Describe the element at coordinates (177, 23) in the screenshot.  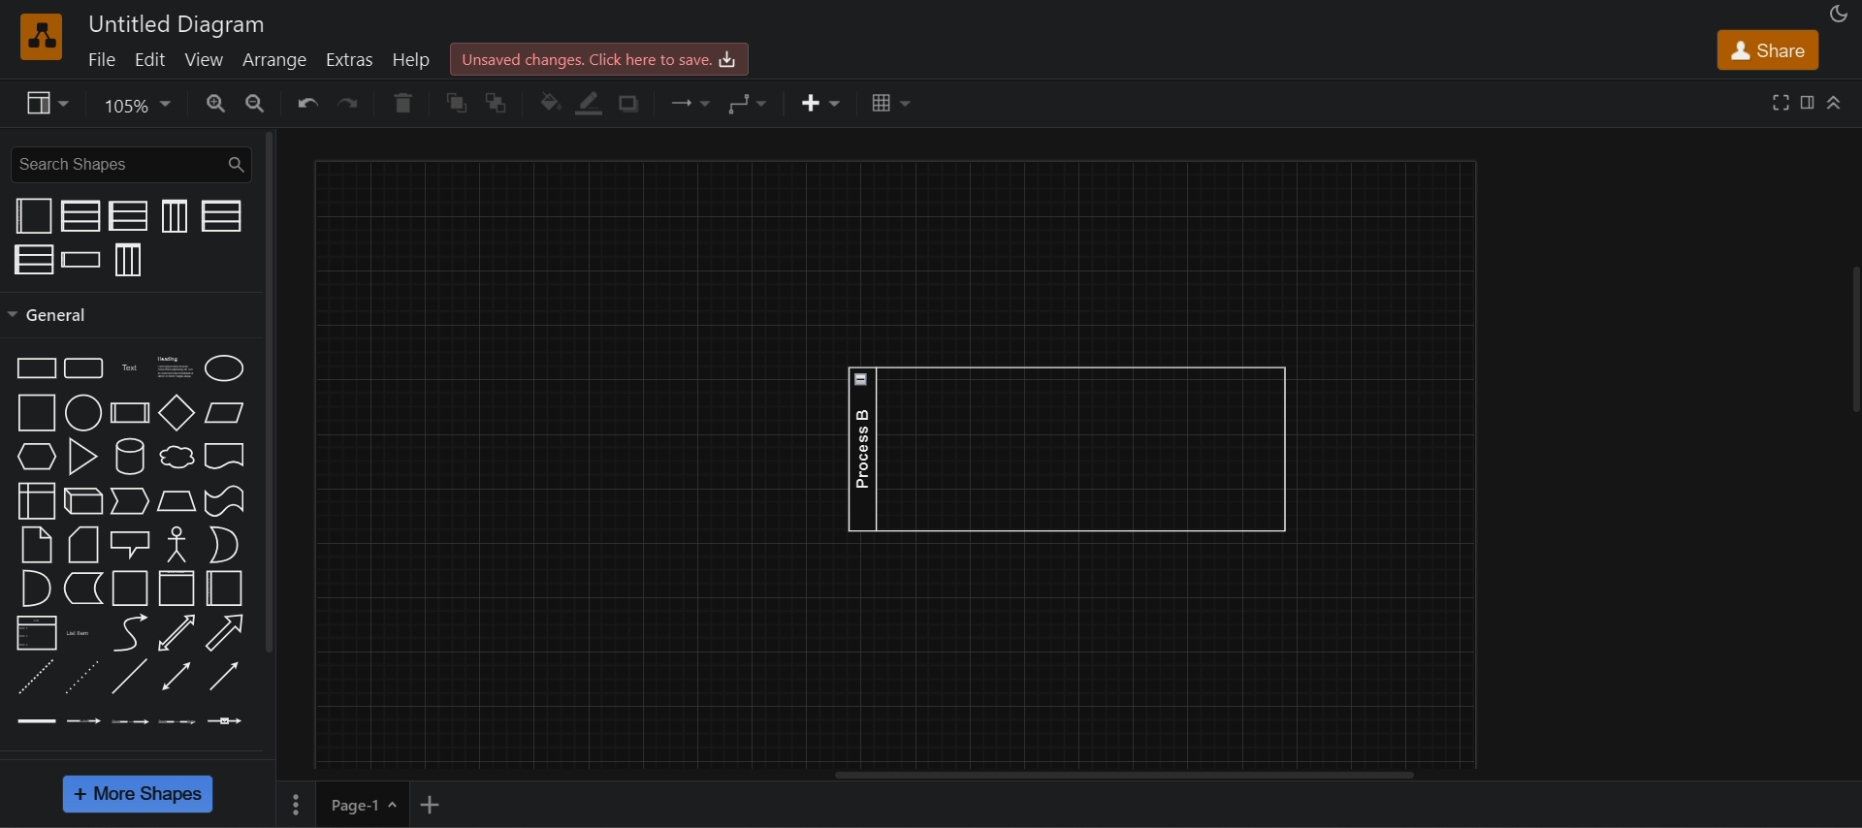
I see `Untitled diagram` at that location.